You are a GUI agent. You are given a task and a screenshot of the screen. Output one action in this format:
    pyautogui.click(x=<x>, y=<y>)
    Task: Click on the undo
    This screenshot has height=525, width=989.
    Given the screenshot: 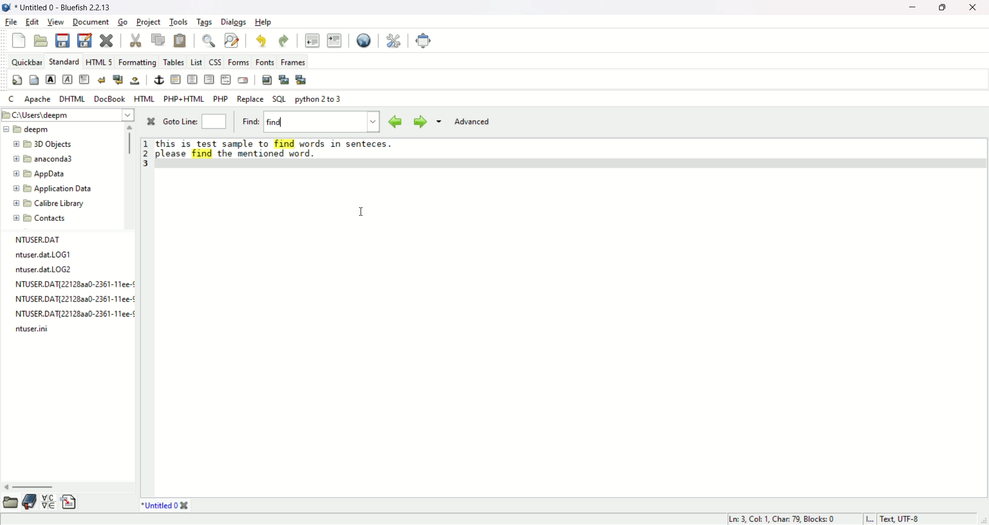 What is the action you would take?
    pyautogui.click(x=261, y=41)
    